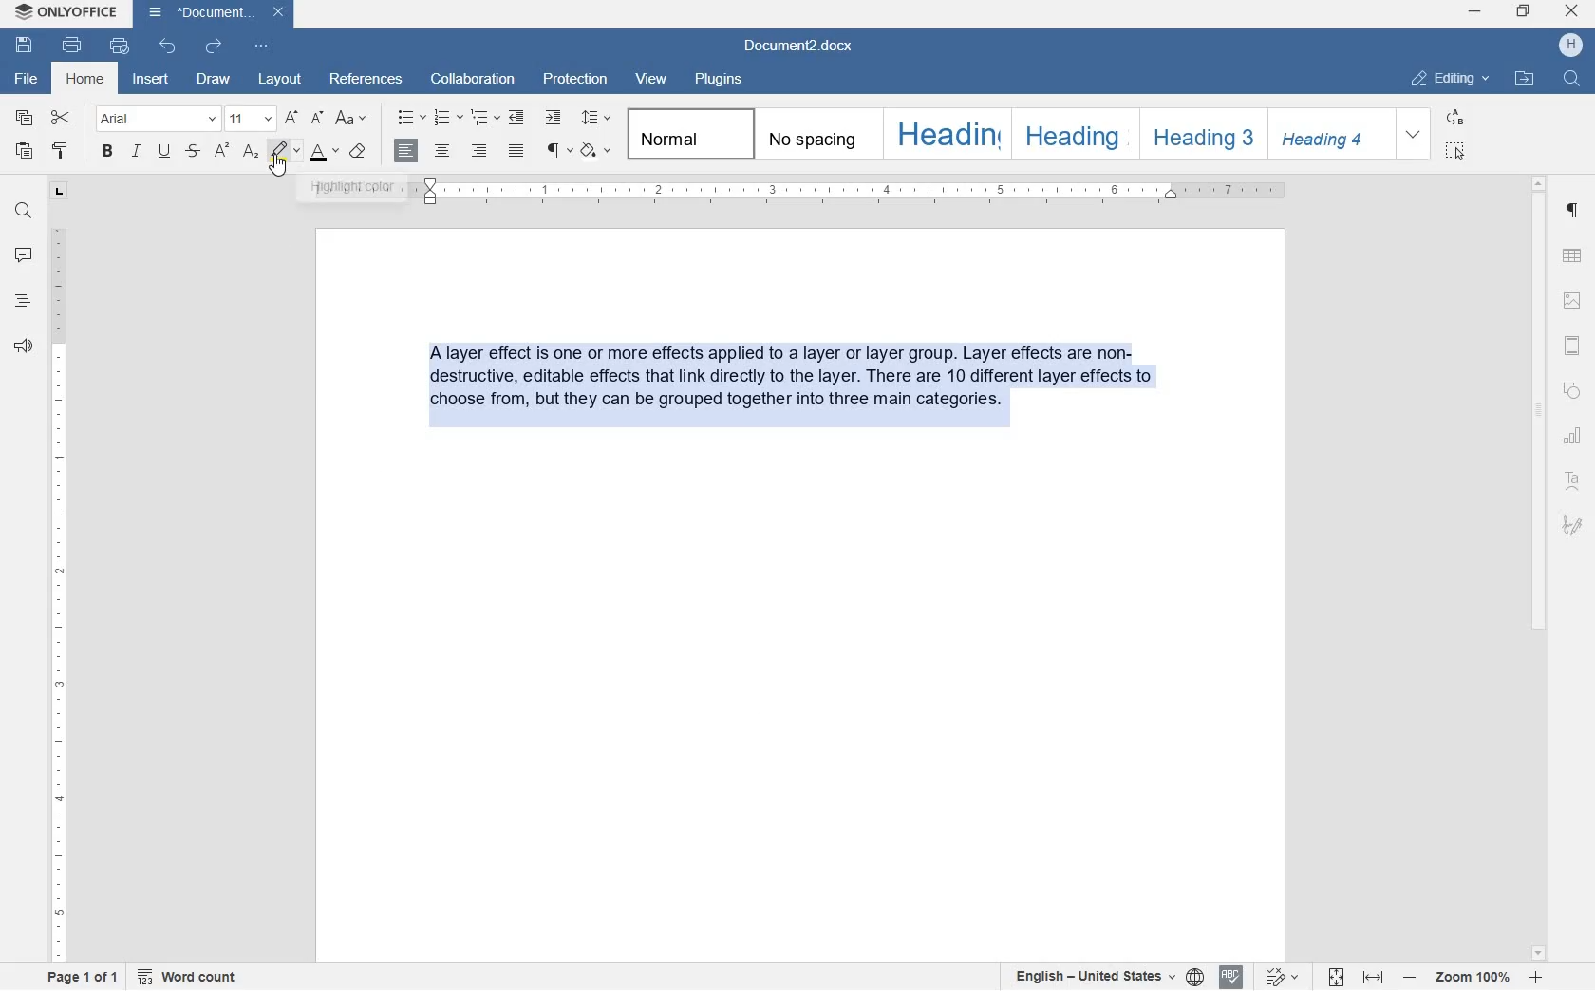 The height and width of the screenshot is (991, 1595). I want to click on PROTECTION, so click(573, 80).